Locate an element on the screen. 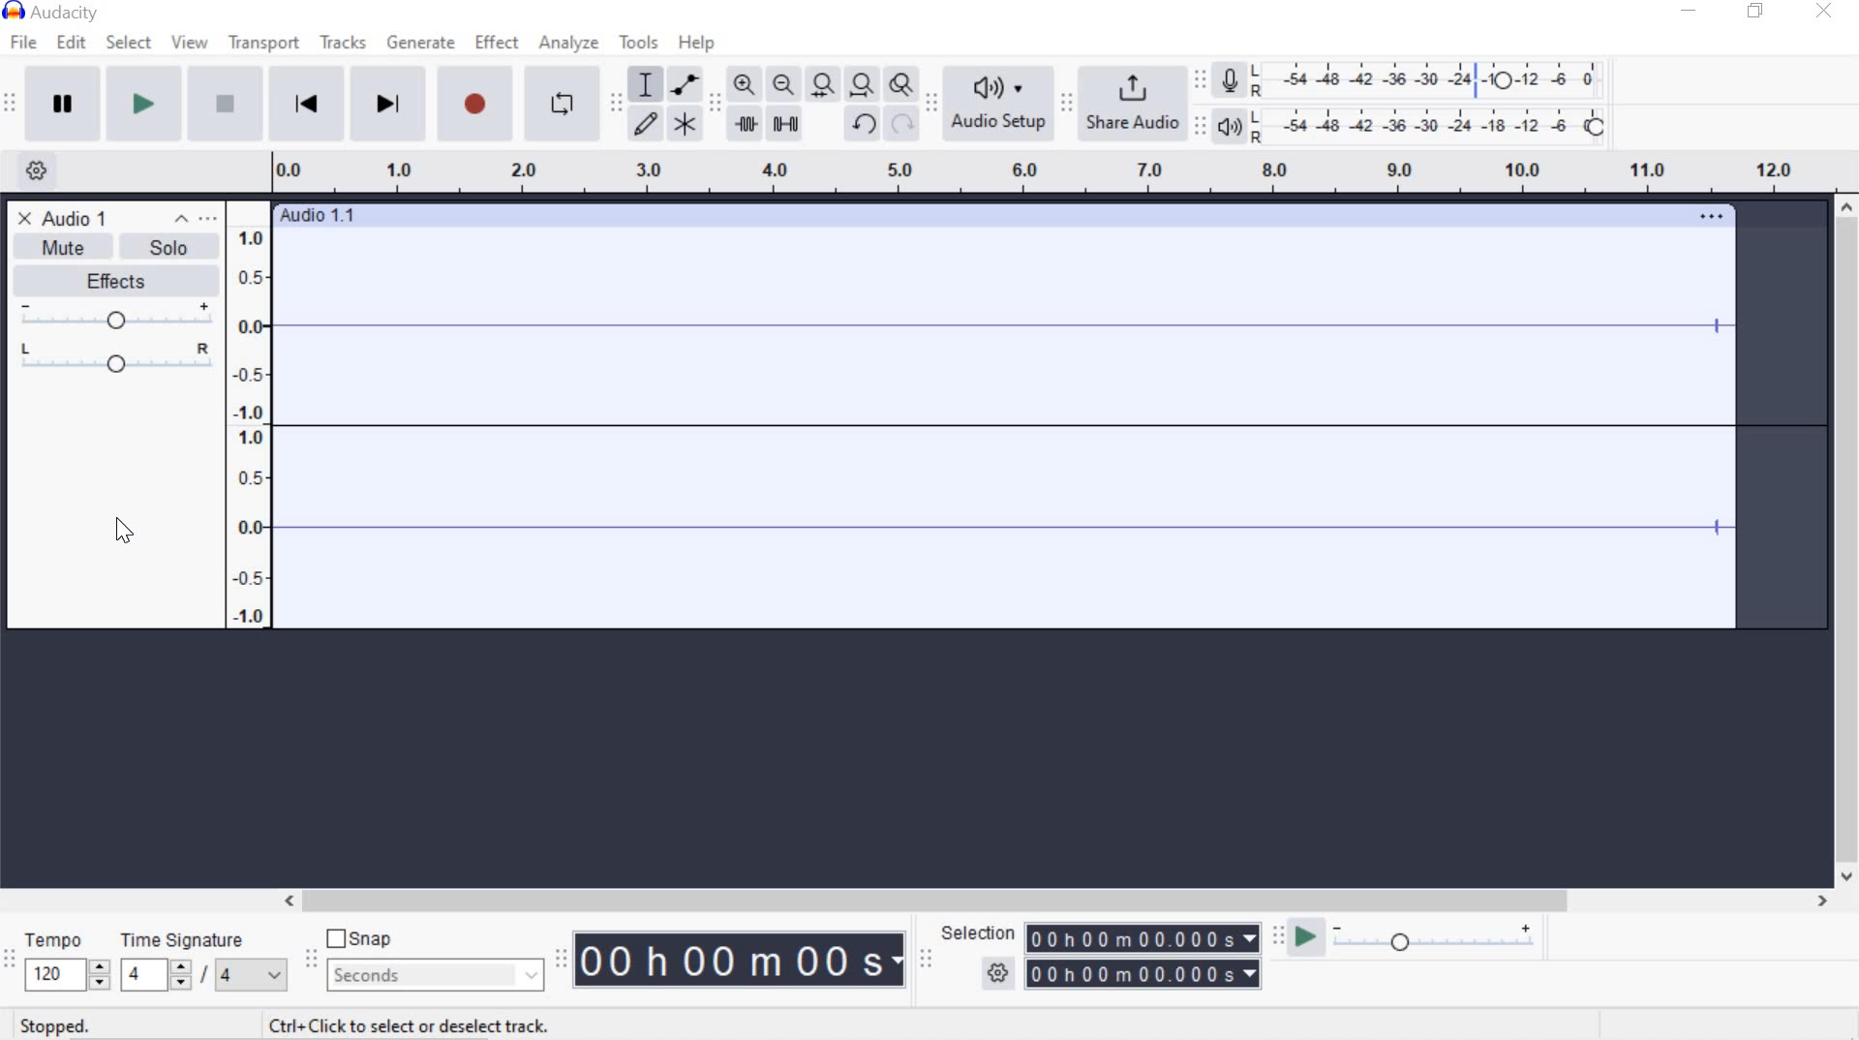 This screenshot has width=1859, height=1040. select is located at coordinates (129, 43).